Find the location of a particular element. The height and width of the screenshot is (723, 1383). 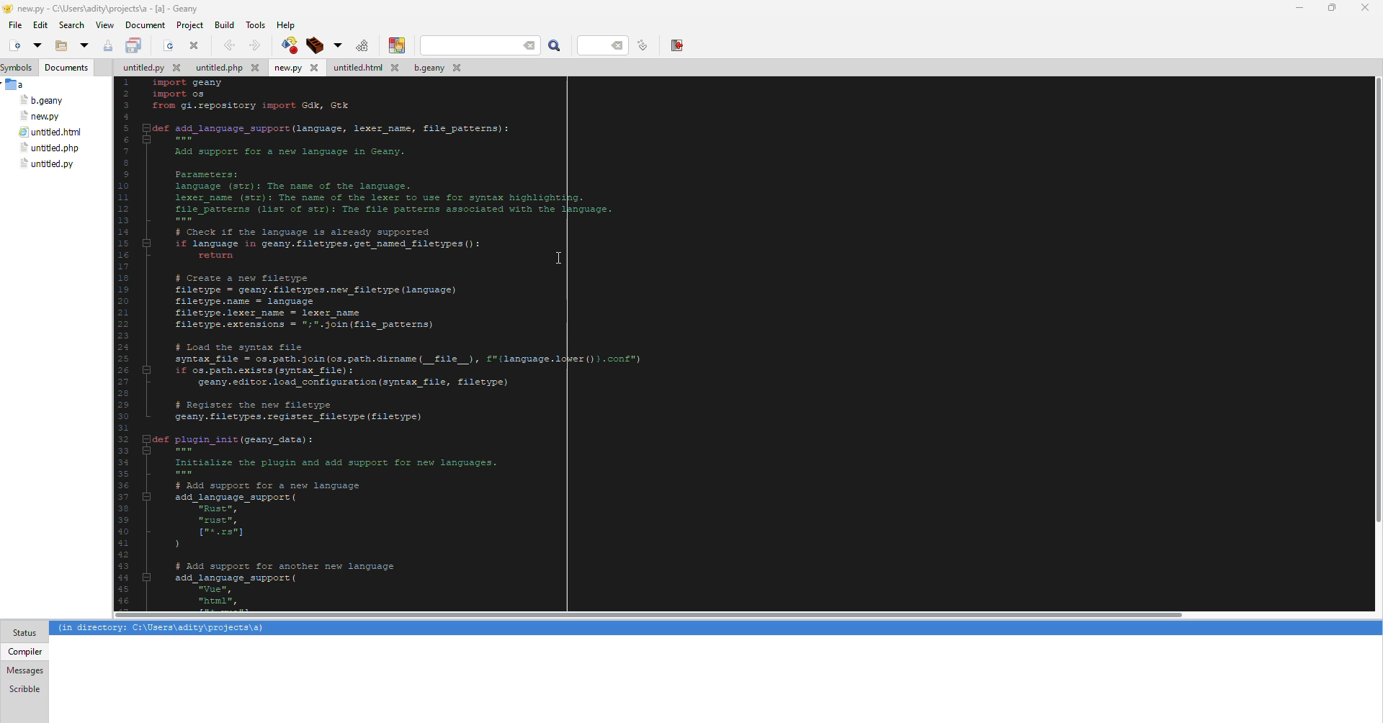

view is located at coordinates (104, 26).